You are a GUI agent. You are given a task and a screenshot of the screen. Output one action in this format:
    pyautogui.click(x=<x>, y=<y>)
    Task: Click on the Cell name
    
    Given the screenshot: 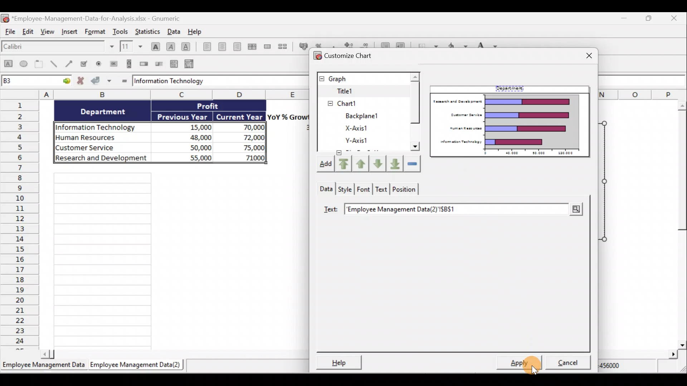 What is the action you would take?
    pyautogui.click(x=36, y=79)
    